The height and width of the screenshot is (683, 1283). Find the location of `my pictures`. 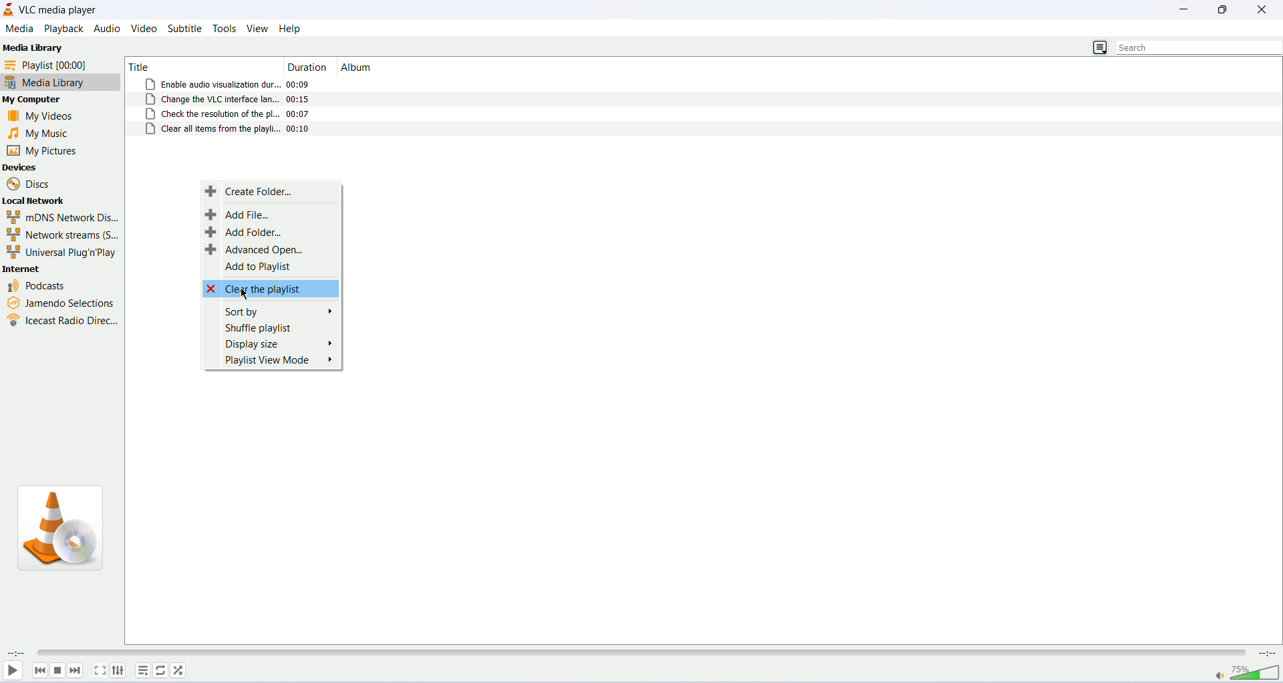

my pictures is located at coordinates (43, 151).